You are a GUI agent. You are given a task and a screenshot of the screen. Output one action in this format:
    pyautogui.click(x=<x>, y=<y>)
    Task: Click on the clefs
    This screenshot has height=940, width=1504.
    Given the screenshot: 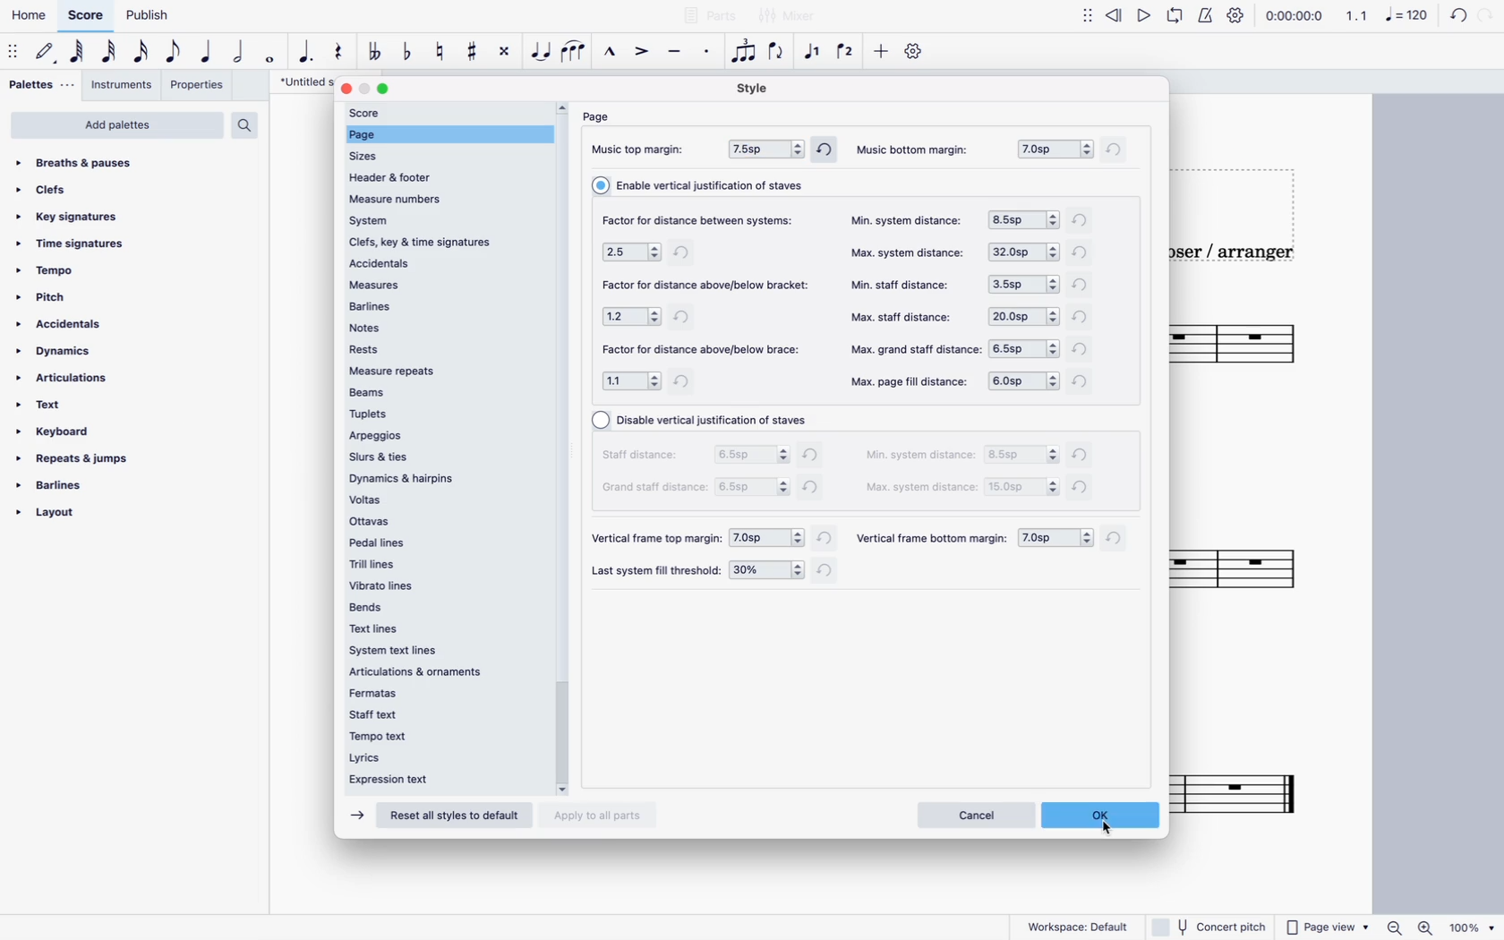 What is the action you would take?
    pyautogui.click(x=51, y=191)
    